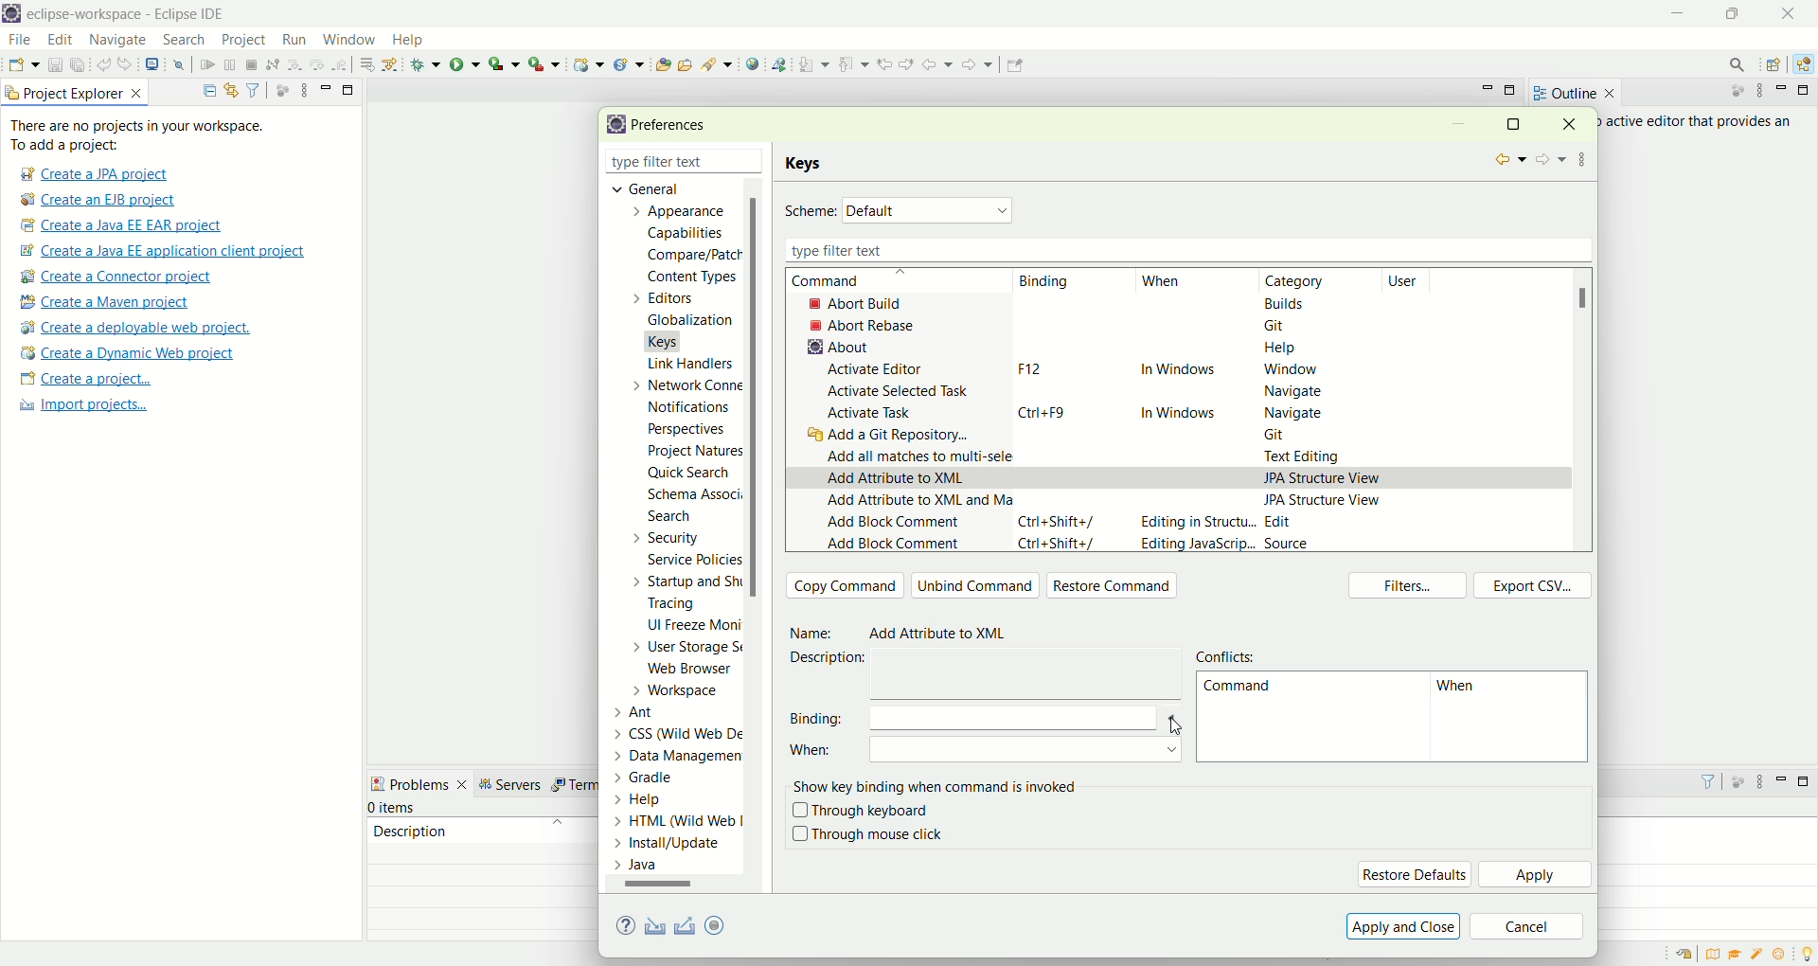 This screenshot has width=1818, height=966. I want to click on back, so click(941, 63).